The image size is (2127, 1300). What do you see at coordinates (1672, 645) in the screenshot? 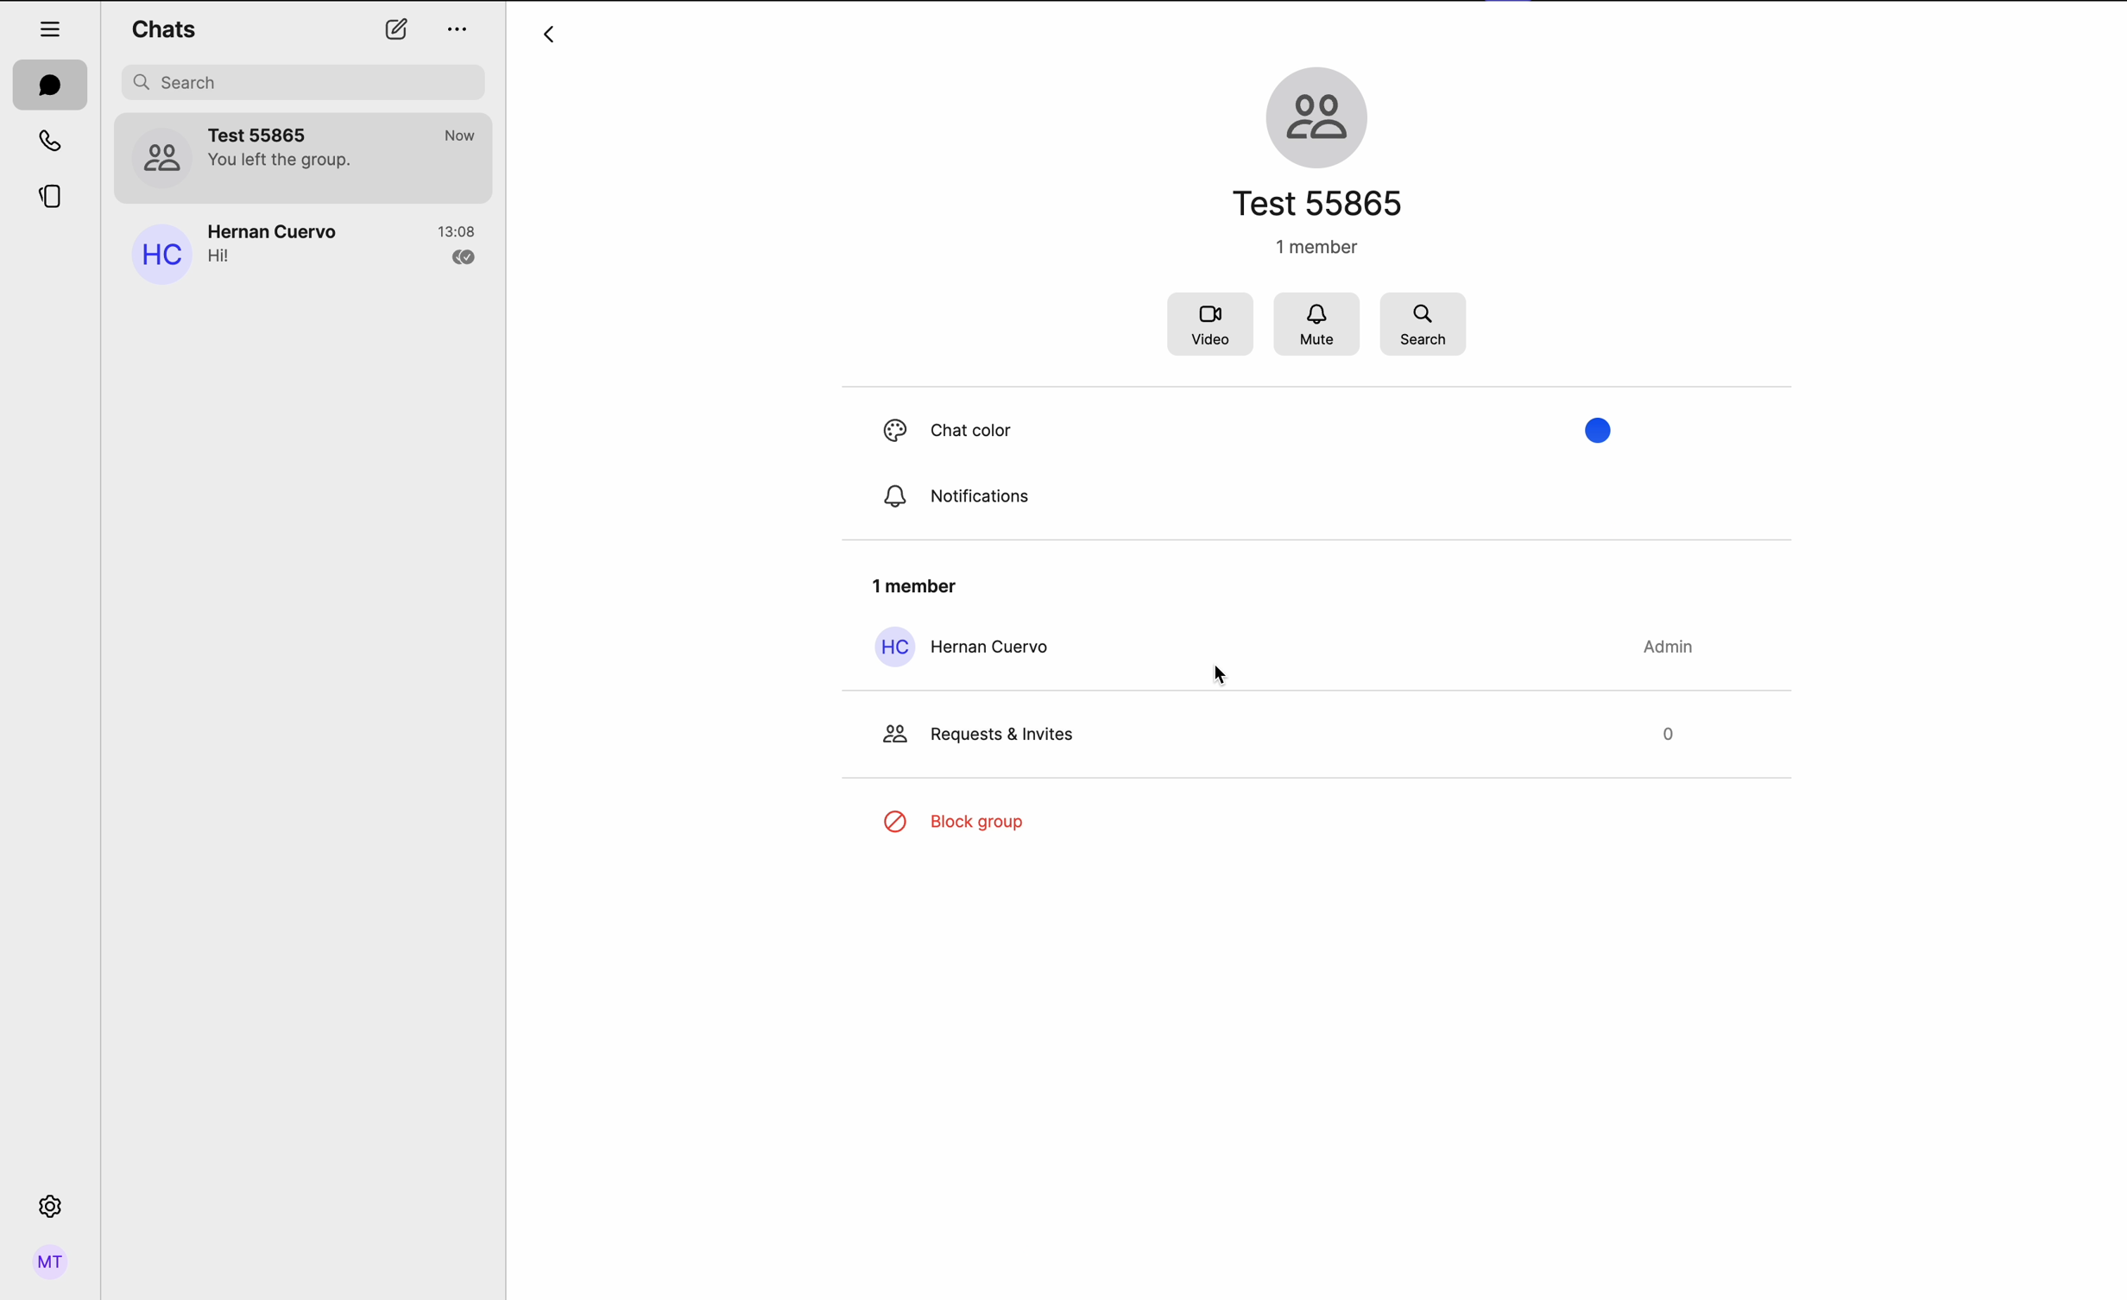
I see `Admin` at bounding box center [1672, 645].